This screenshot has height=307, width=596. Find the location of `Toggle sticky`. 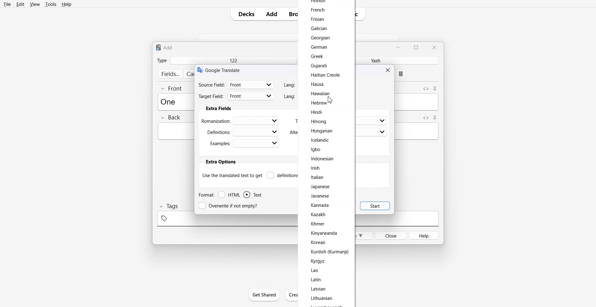

Toggle sticky is located at coordinates (436, 89).